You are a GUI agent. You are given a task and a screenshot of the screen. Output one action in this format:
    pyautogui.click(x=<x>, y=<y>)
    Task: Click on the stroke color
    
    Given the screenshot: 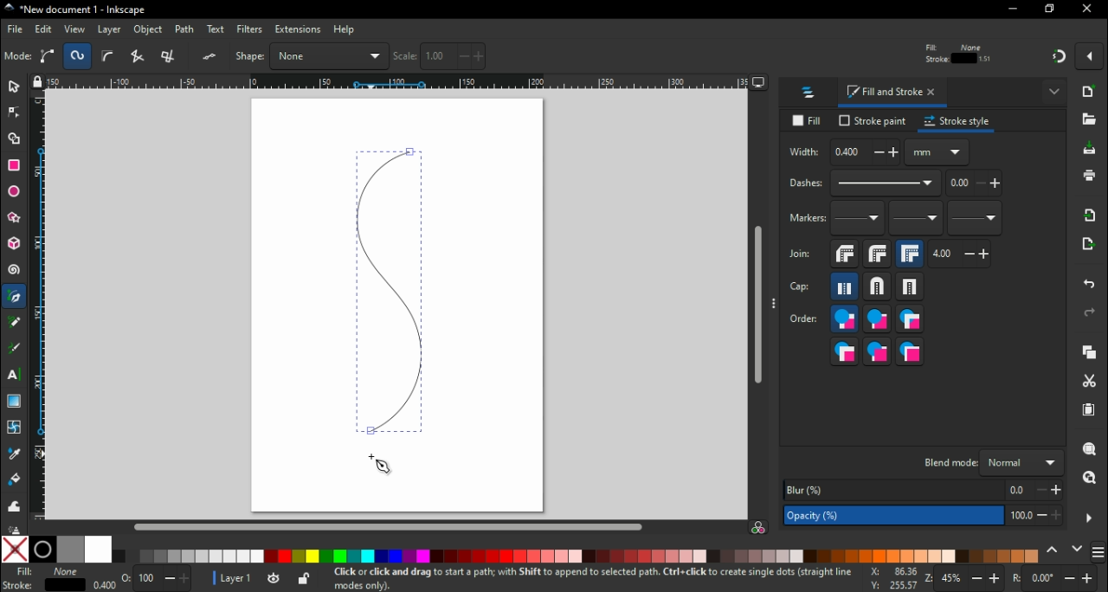 What is the action you would take?
    pyautogui.click(x=42, y=585)
    